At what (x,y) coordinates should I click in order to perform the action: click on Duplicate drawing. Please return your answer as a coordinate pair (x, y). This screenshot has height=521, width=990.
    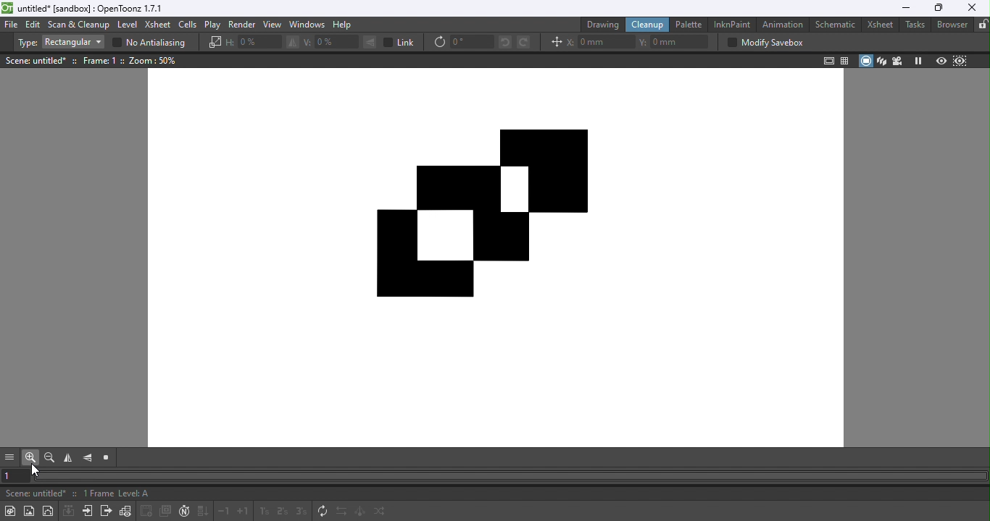
    Looking at the image, I should click on (167, 512).